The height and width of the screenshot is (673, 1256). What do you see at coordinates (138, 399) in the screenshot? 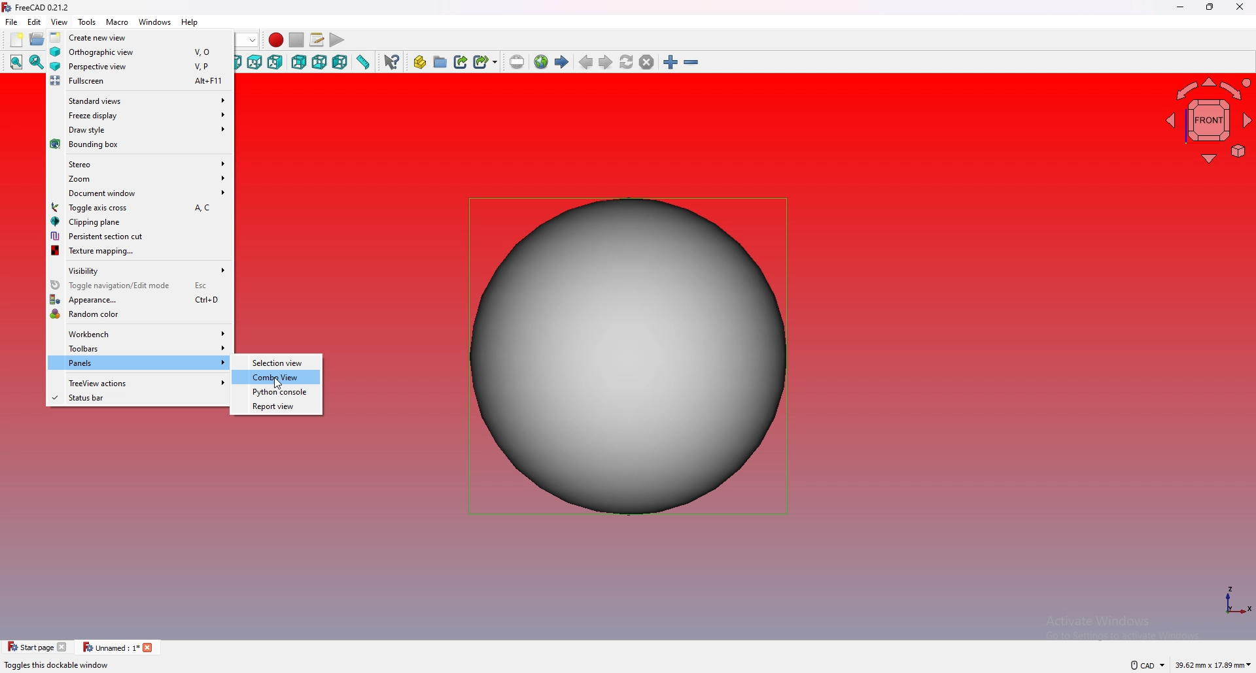
I see `status bar` at bounding box center [138, 399].